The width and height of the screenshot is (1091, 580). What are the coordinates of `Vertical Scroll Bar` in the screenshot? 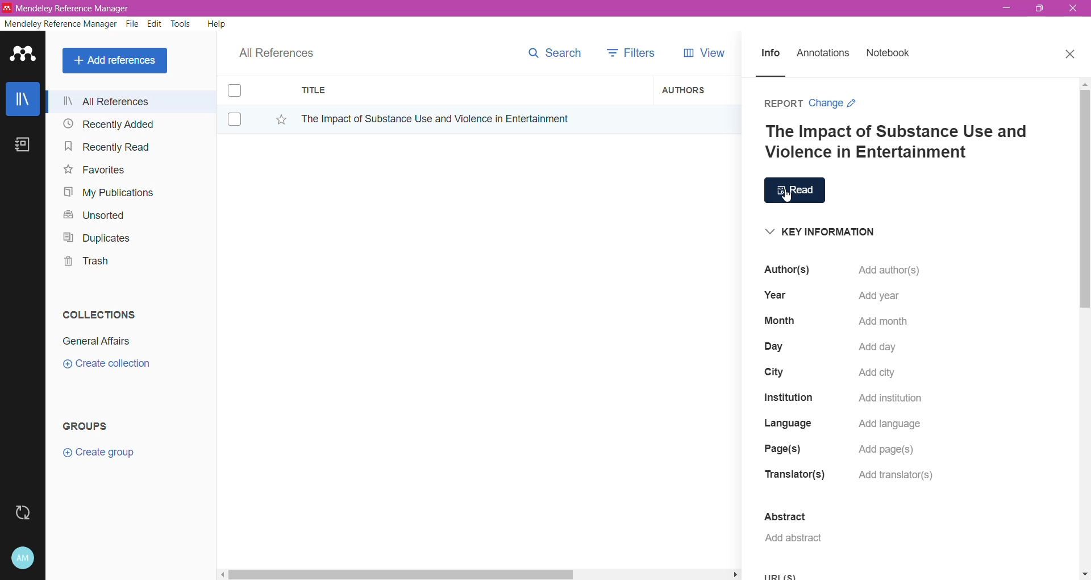 It's located at (1084, 328).